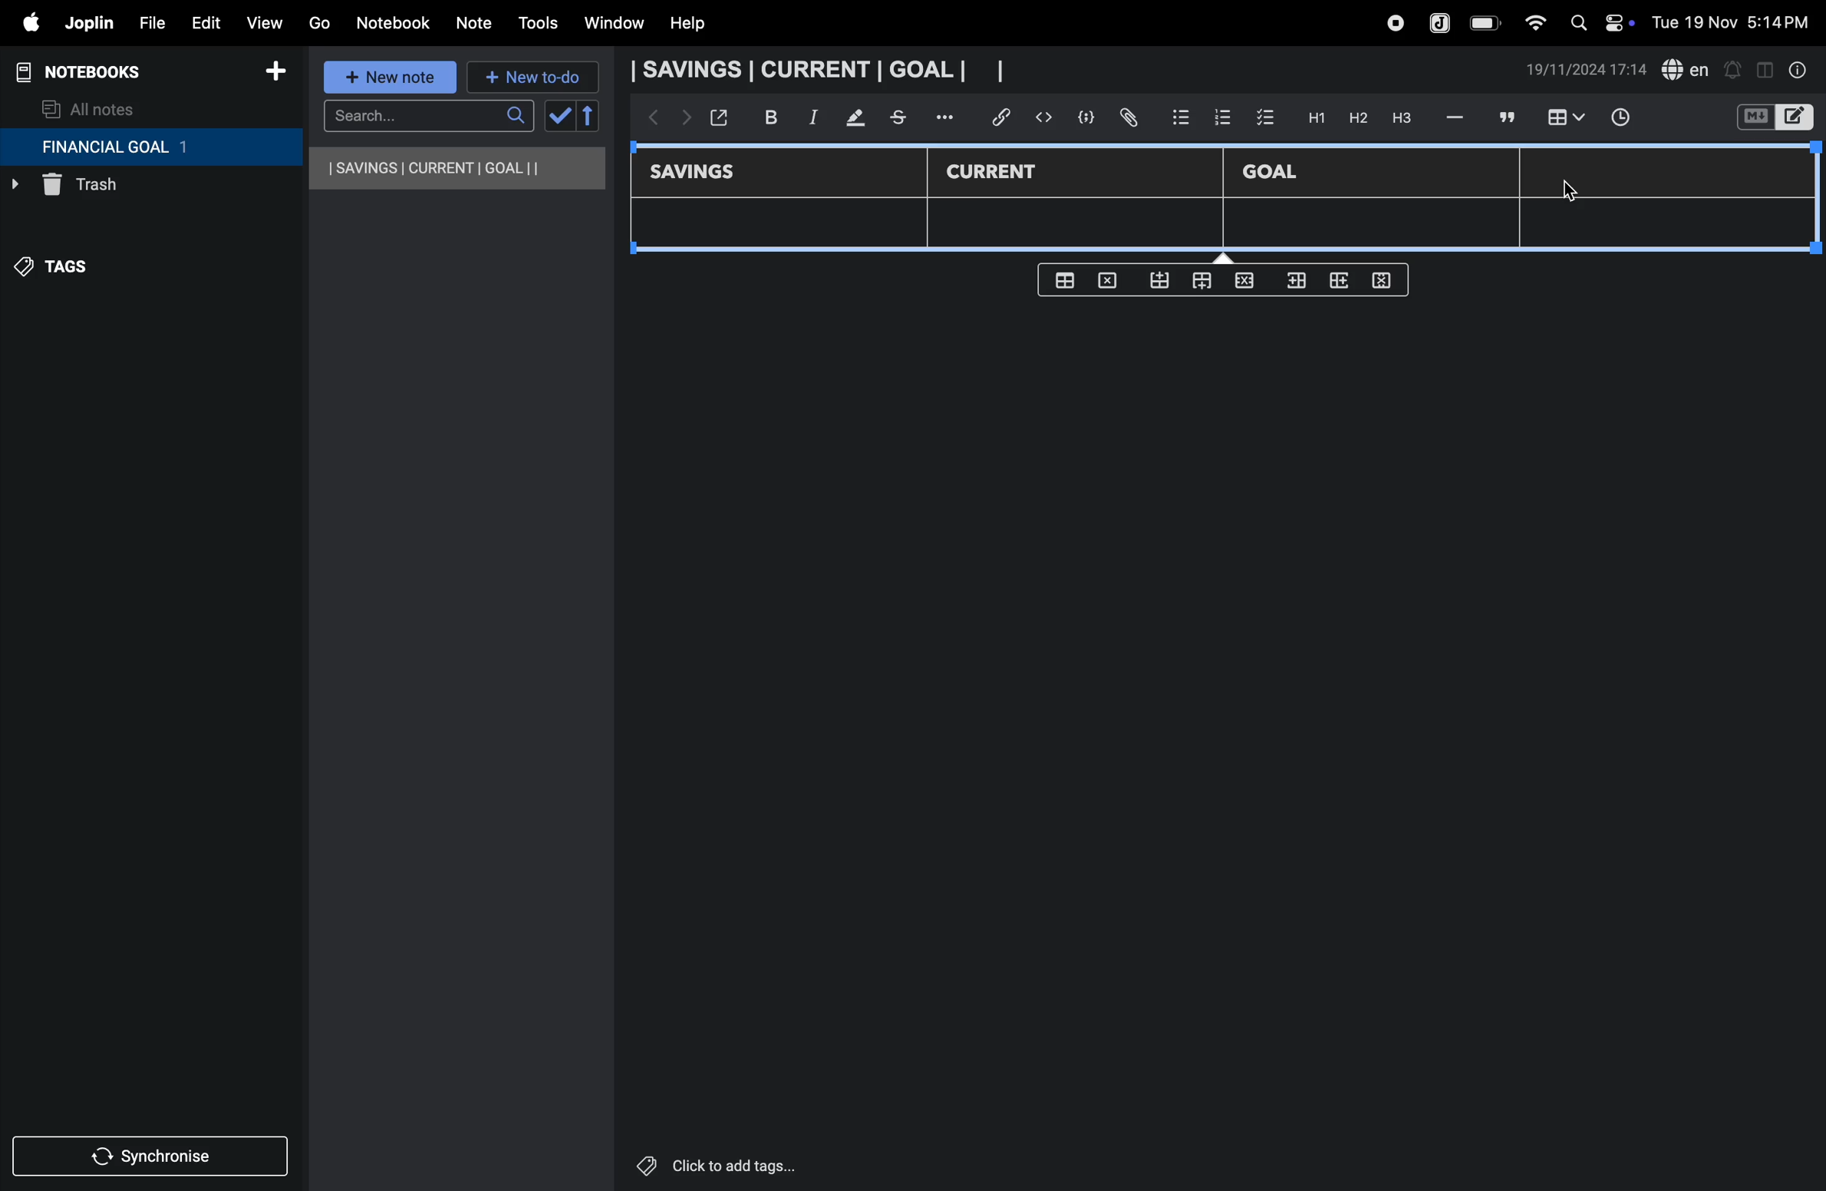 The height and width of the screenshot is (1191, 1826). I want to click on attach file, so click(1127, 118).